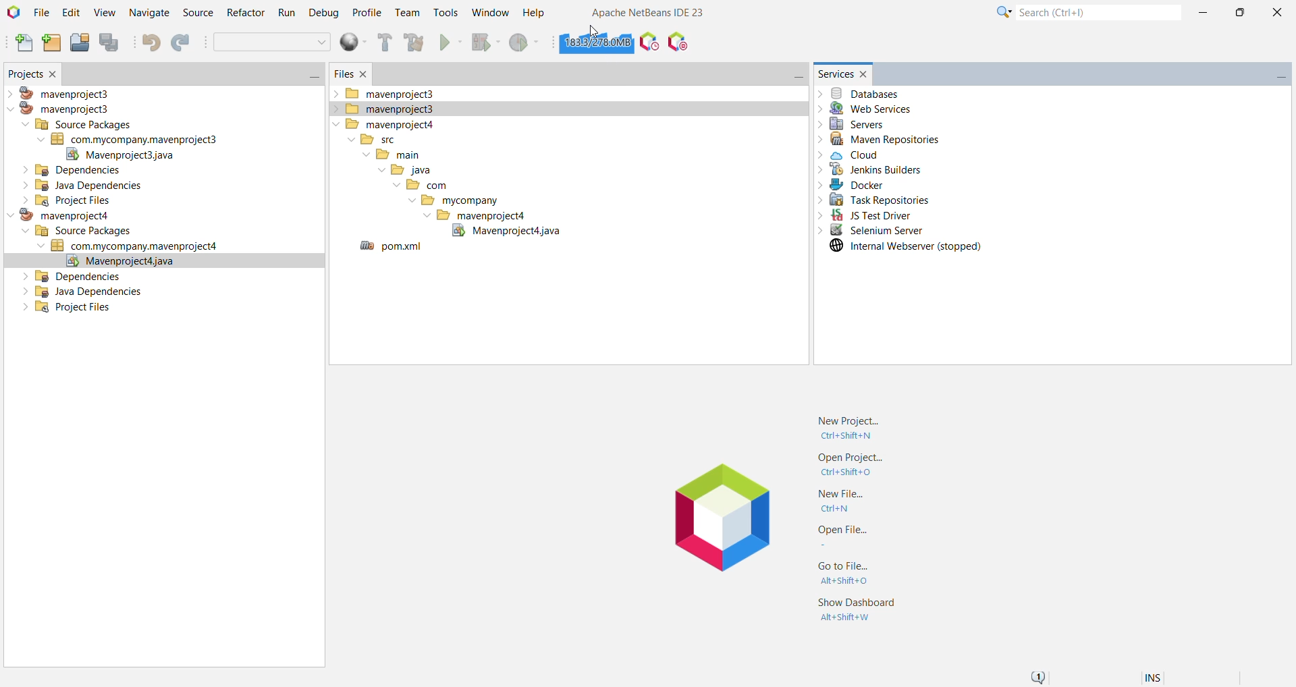 The width and height of the screenshot is (1296, 687). Describe the element at coordinates (907, 249) in the screenshot. I see `Internal Webserver ( stopped)` at that location.